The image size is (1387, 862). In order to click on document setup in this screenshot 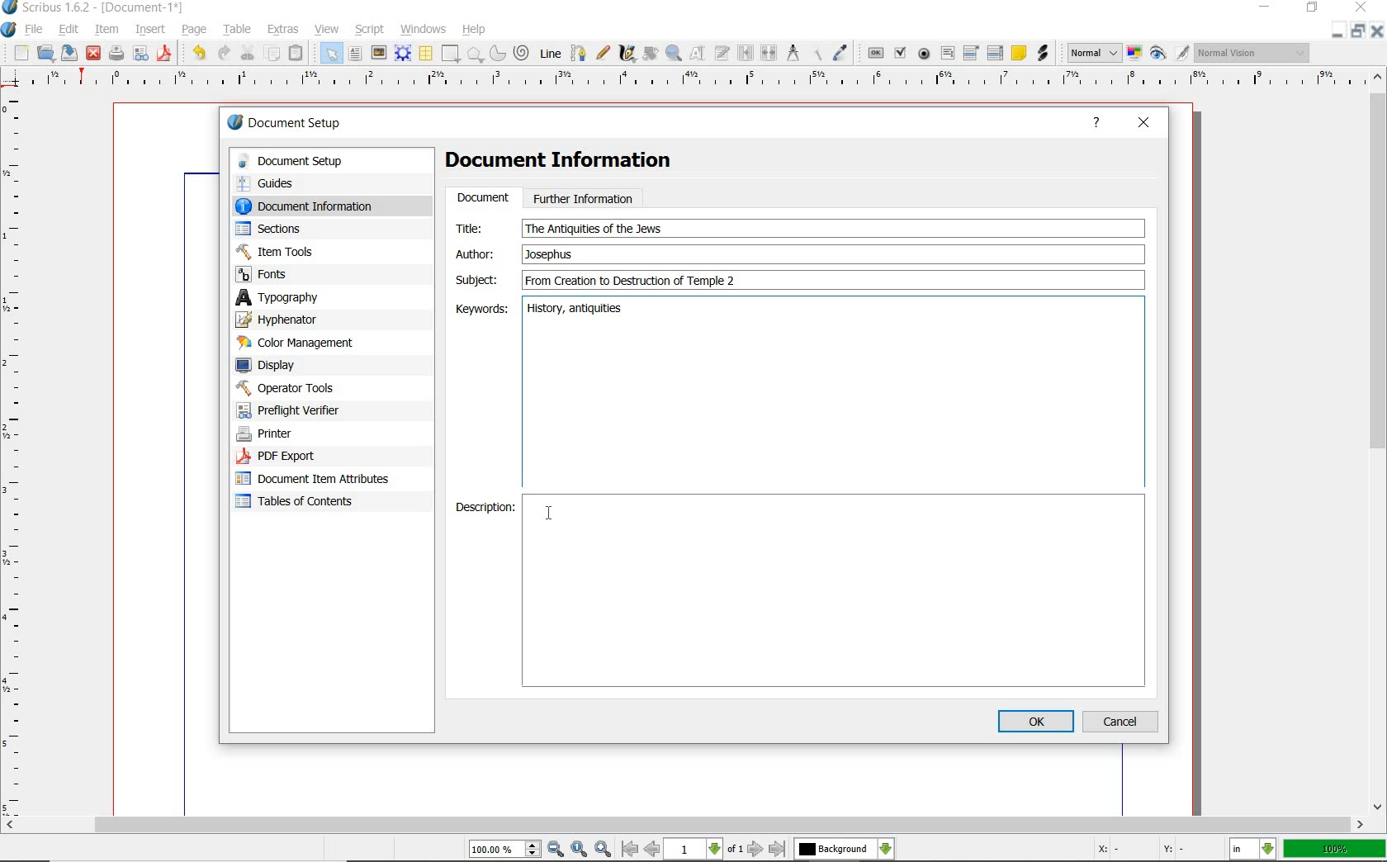, I will do `click(286, 122)`.